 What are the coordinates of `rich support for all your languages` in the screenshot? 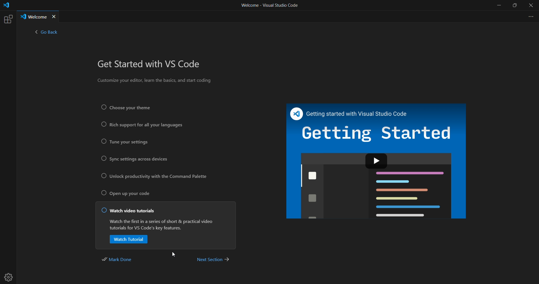 It's located at (141, 125).